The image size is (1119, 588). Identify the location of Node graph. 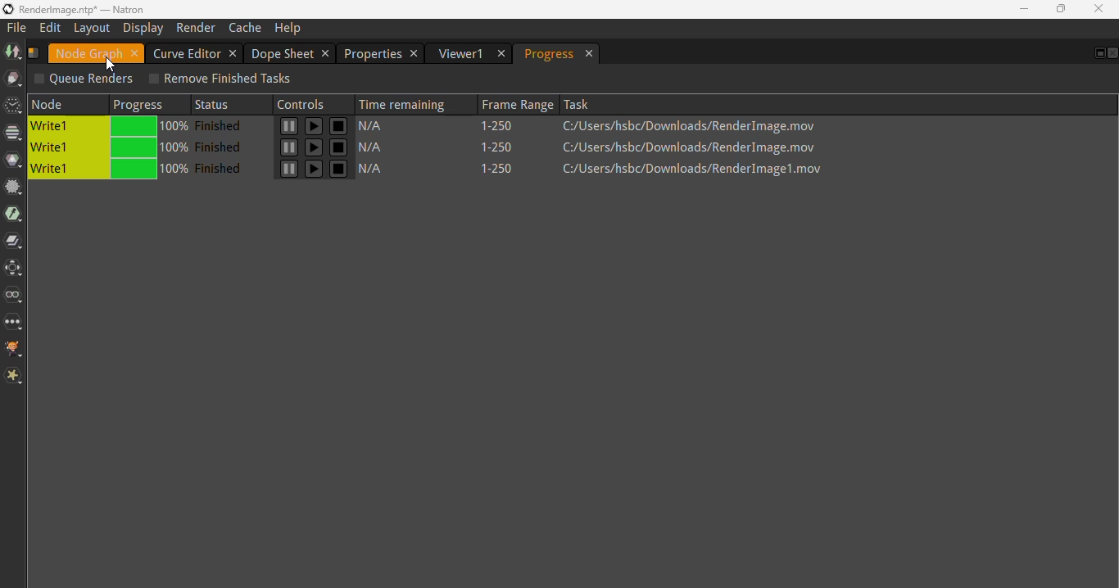
(88, 53).